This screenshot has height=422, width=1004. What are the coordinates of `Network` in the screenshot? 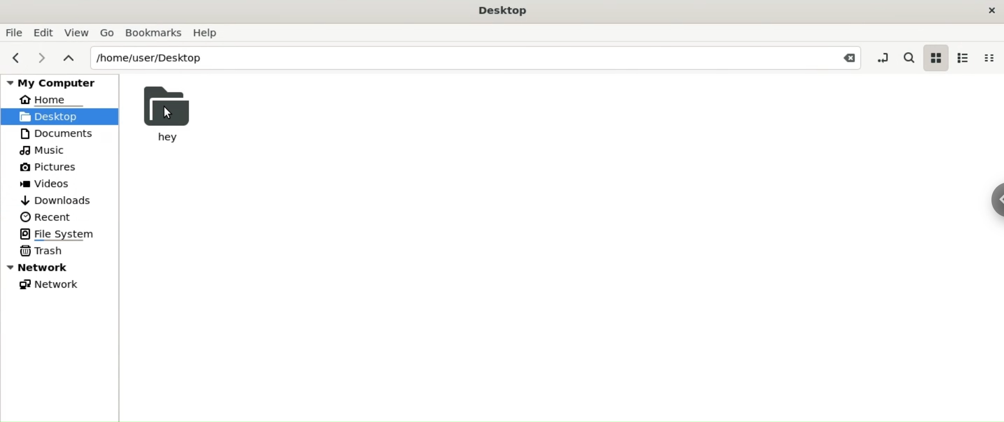 It's located at (52, 285).